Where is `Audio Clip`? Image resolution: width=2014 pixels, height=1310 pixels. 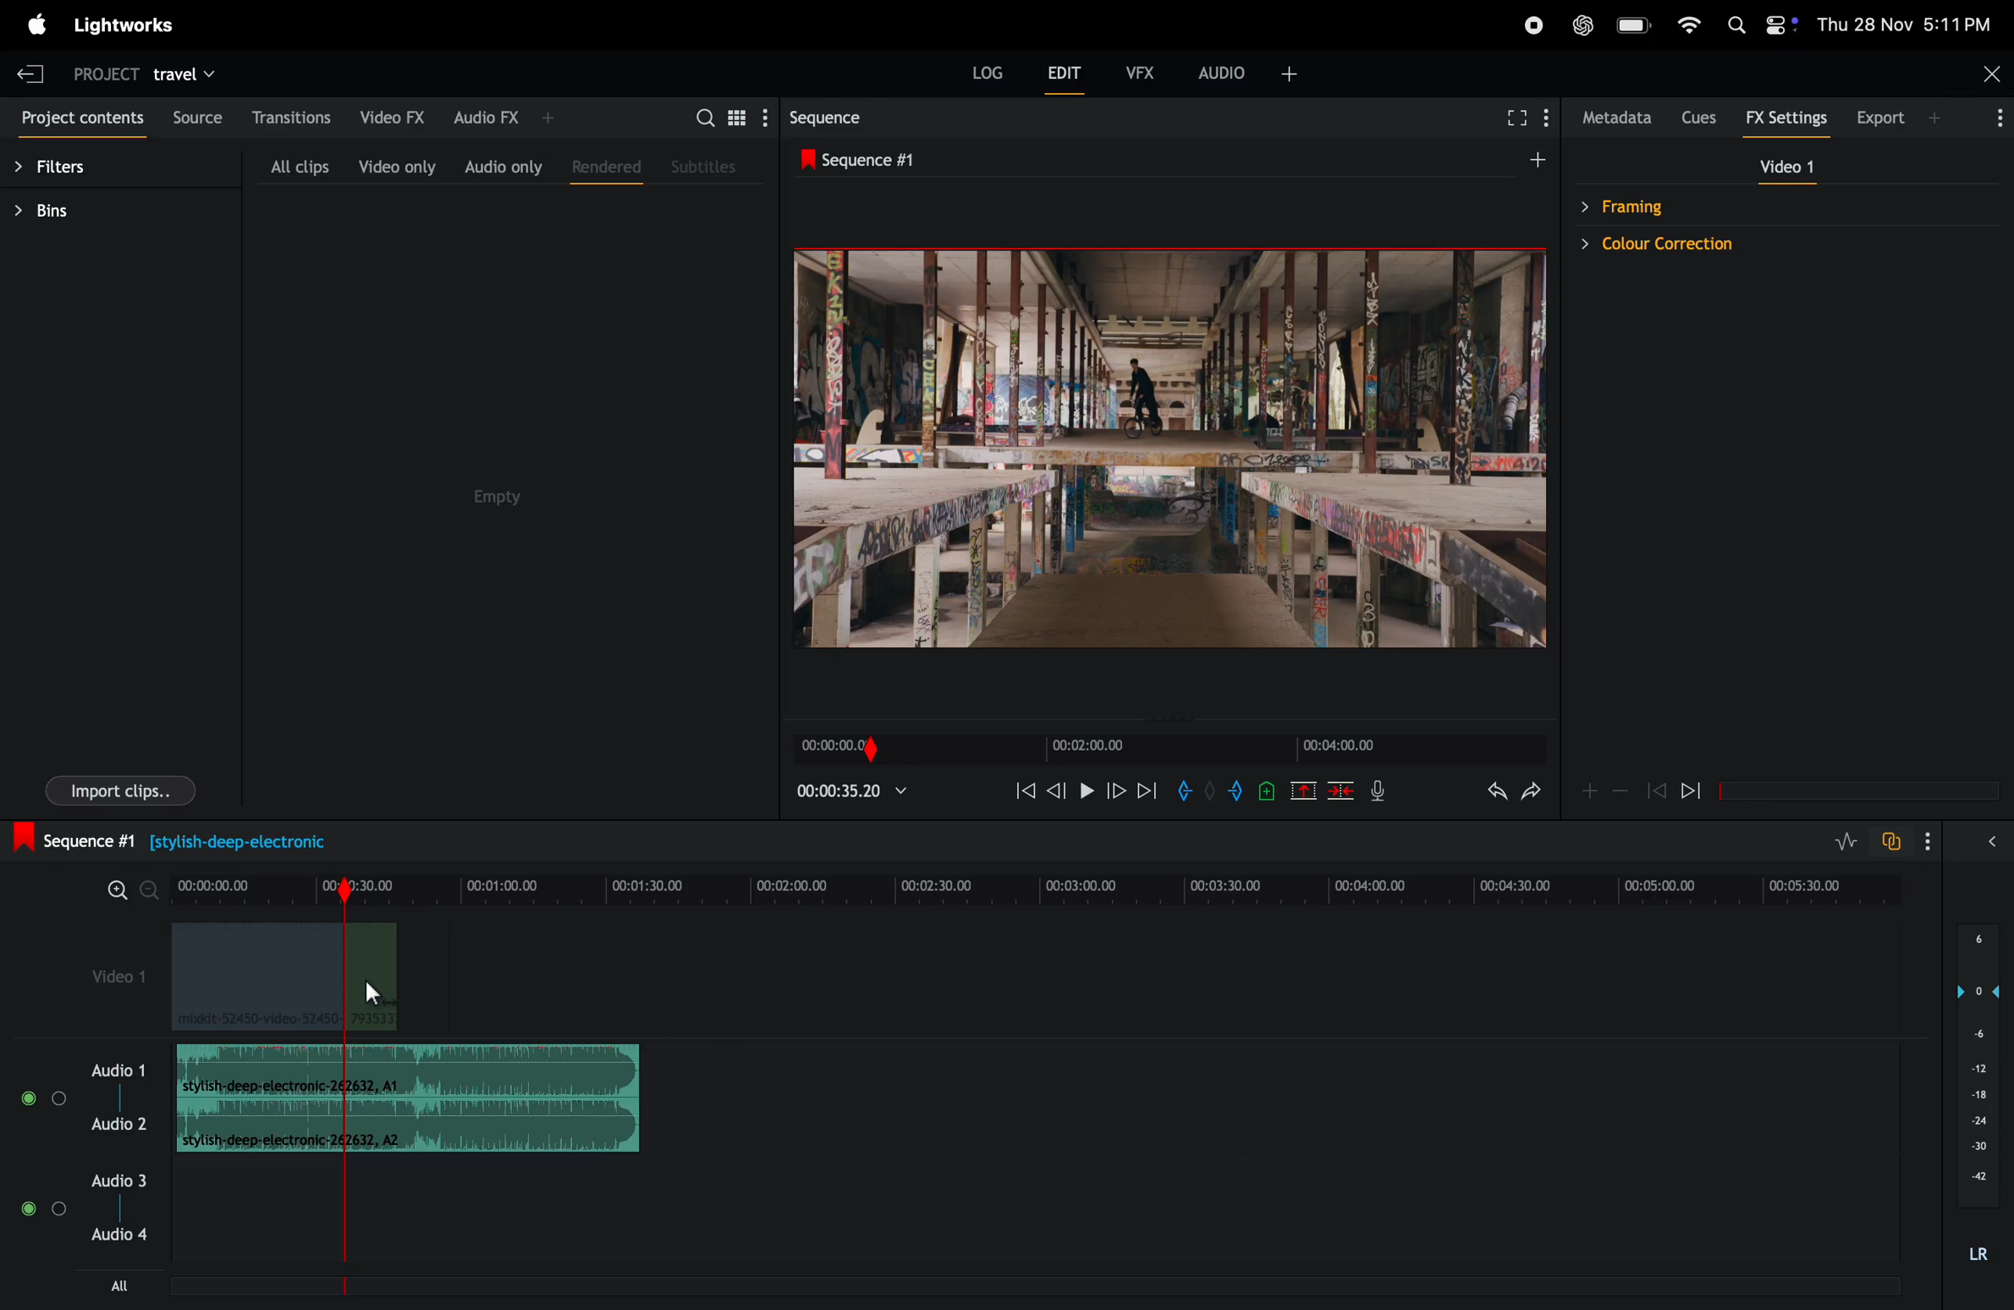
Audio Clip is located at coordinates (407, 1128).